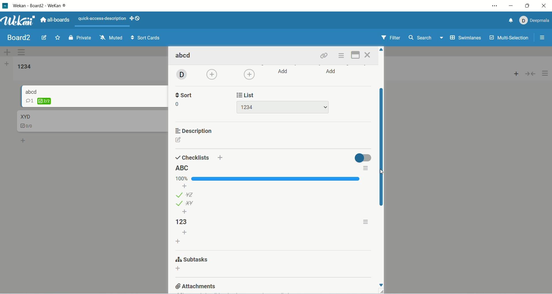 Image resolution: width=552 pixels, height=294 pixels. What do you see at coordinates (179, 140) in the screenshot?
I see `edit` at bounding box center [179, 140].